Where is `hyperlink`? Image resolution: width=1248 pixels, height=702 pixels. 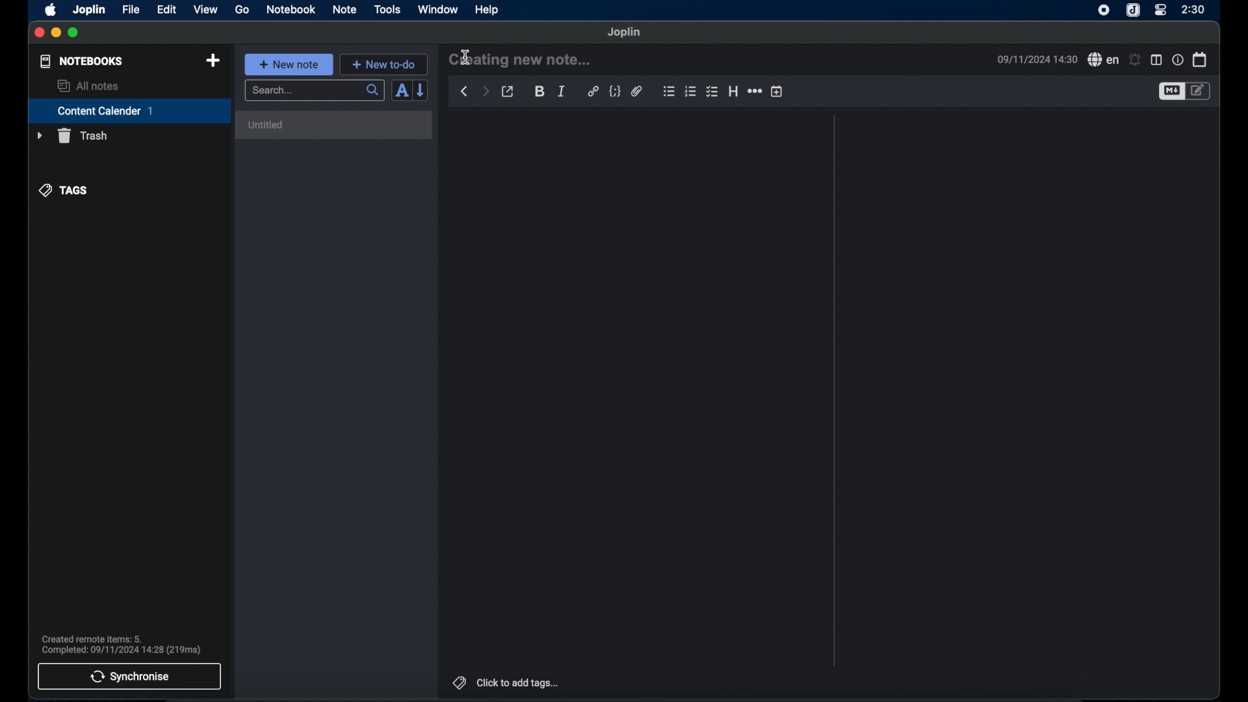 hyperlink is located at coordinates (593, 90).